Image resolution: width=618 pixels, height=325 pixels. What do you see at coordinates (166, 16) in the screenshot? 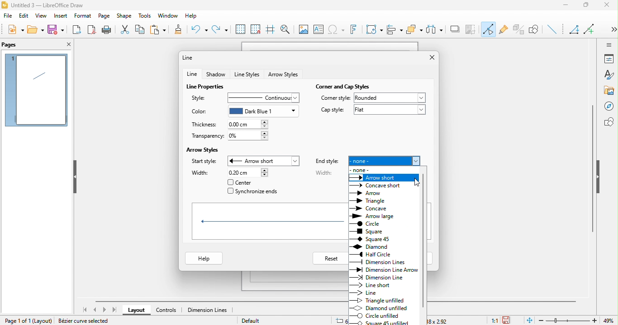
I see `window` at bounding box center [166, 16].